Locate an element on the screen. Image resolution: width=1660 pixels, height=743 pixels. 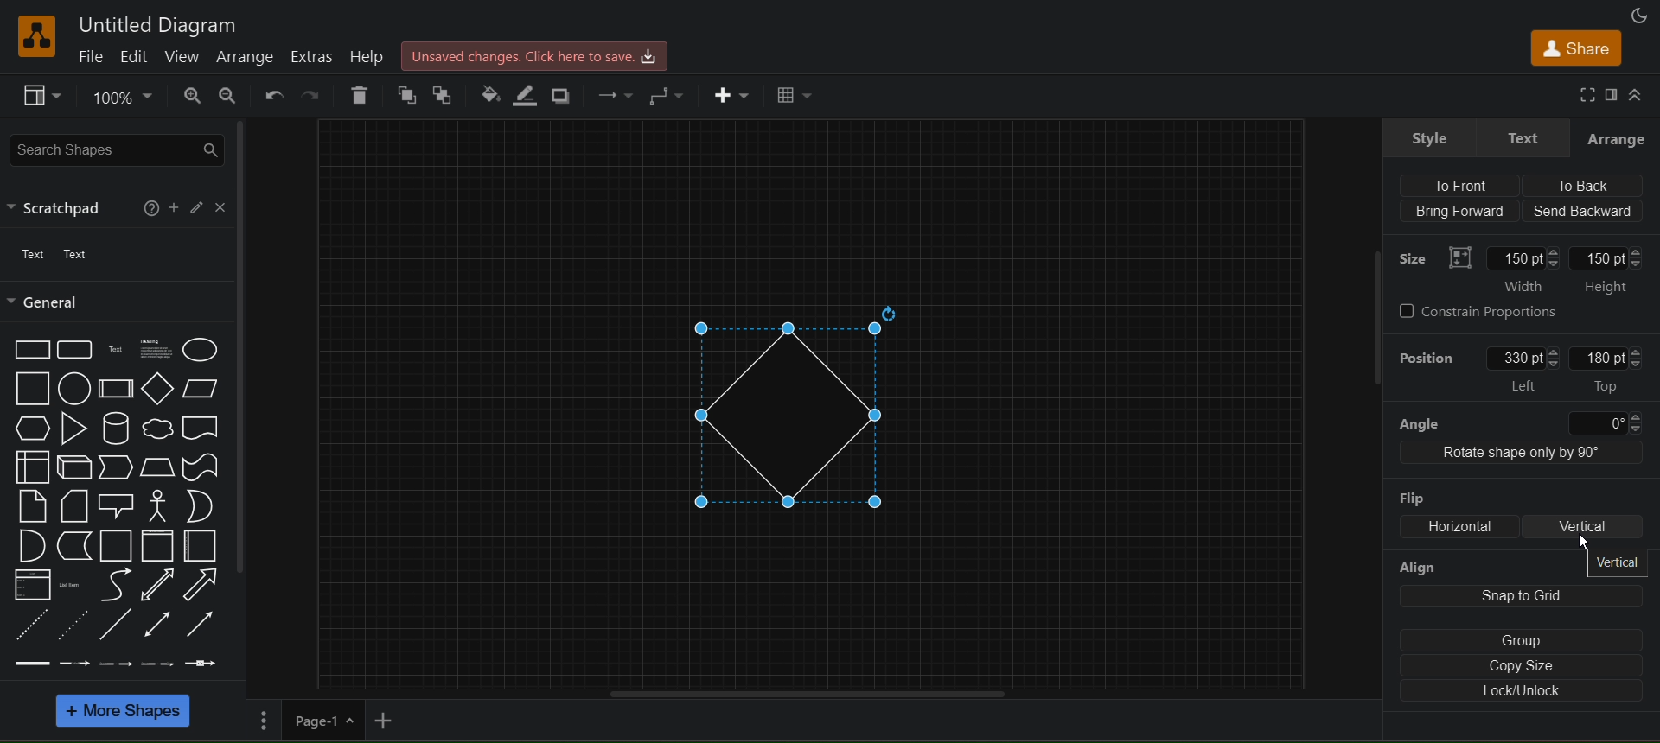
vertical is located at coordinates (1584, 527).